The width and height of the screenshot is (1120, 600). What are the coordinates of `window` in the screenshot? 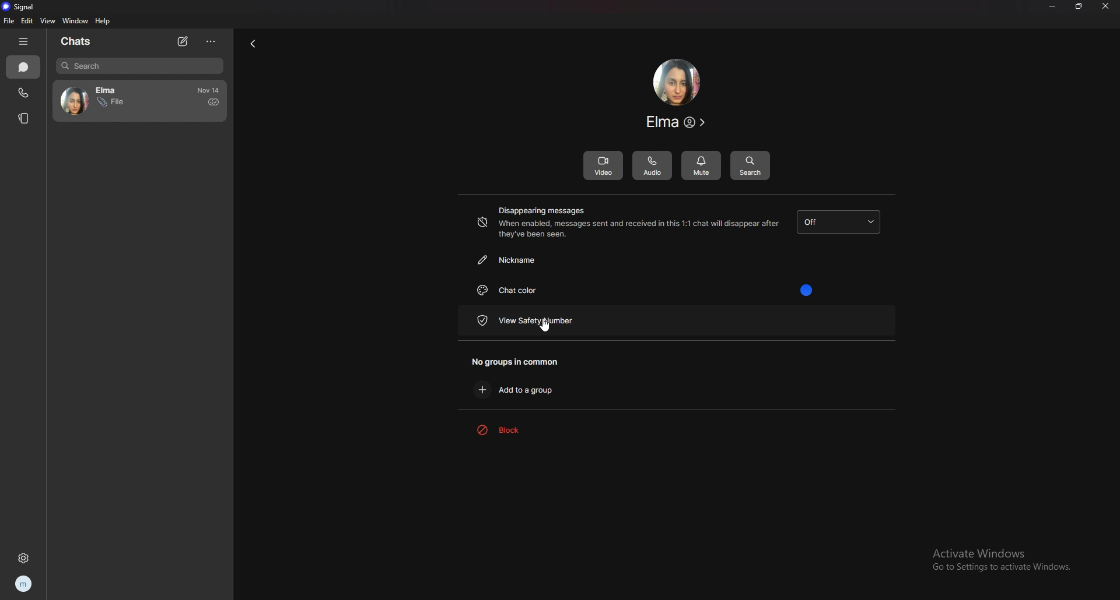 It's located at (76, 20).